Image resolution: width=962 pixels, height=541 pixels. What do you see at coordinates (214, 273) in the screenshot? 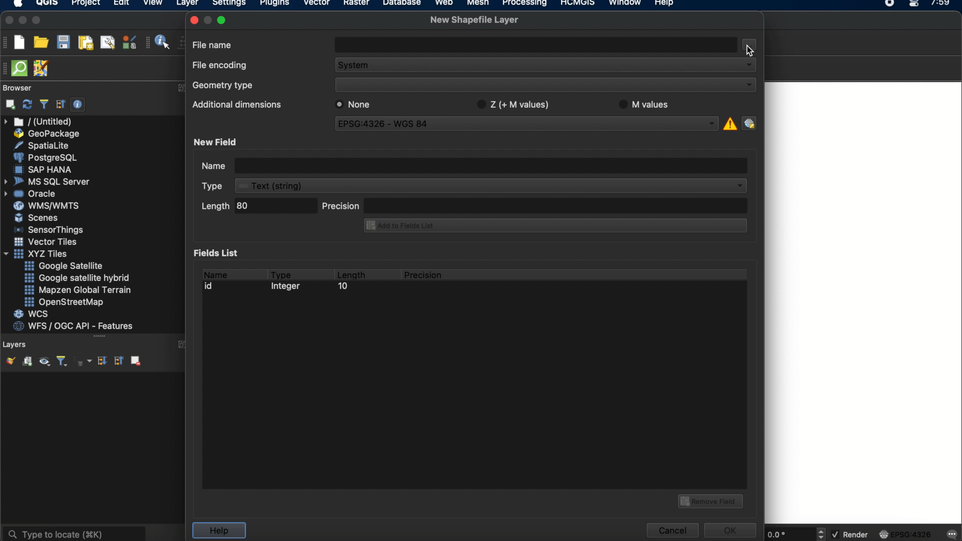
I see `name` at bounding box center [214, 273].